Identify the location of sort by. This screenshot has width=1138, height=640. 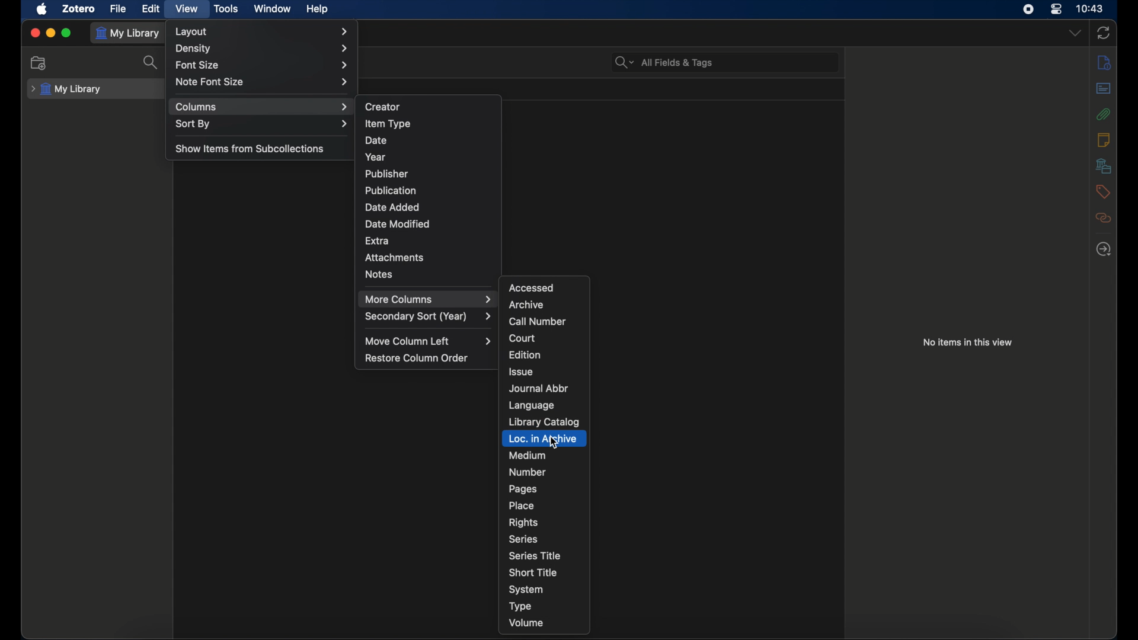
(262, 124).